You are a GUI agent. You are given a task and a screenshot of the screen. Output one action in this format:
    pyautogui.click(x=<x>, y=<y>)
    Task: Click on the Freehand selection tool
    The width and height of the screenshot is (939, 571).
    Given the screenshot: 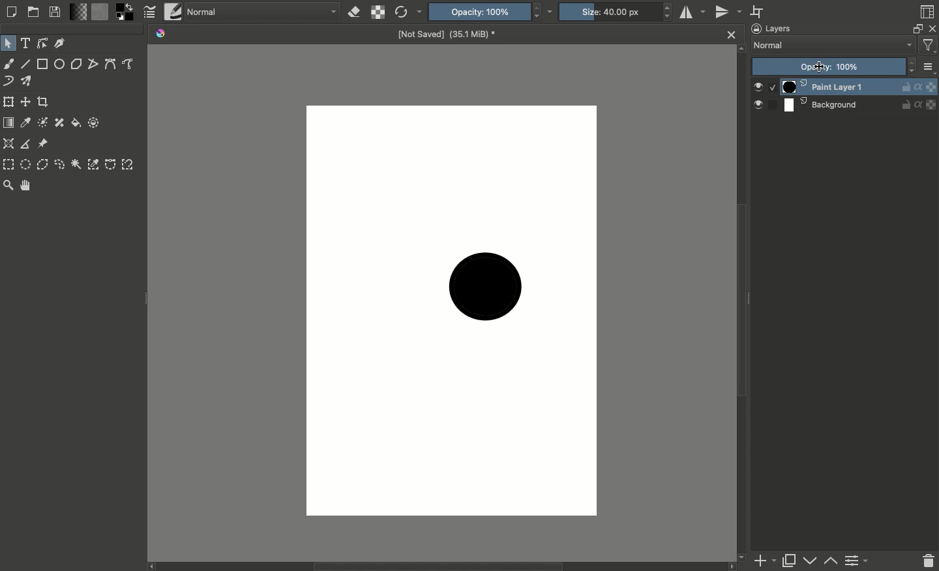 What is the action you would take?
    pyautogui.click(x=59, y=164)
    